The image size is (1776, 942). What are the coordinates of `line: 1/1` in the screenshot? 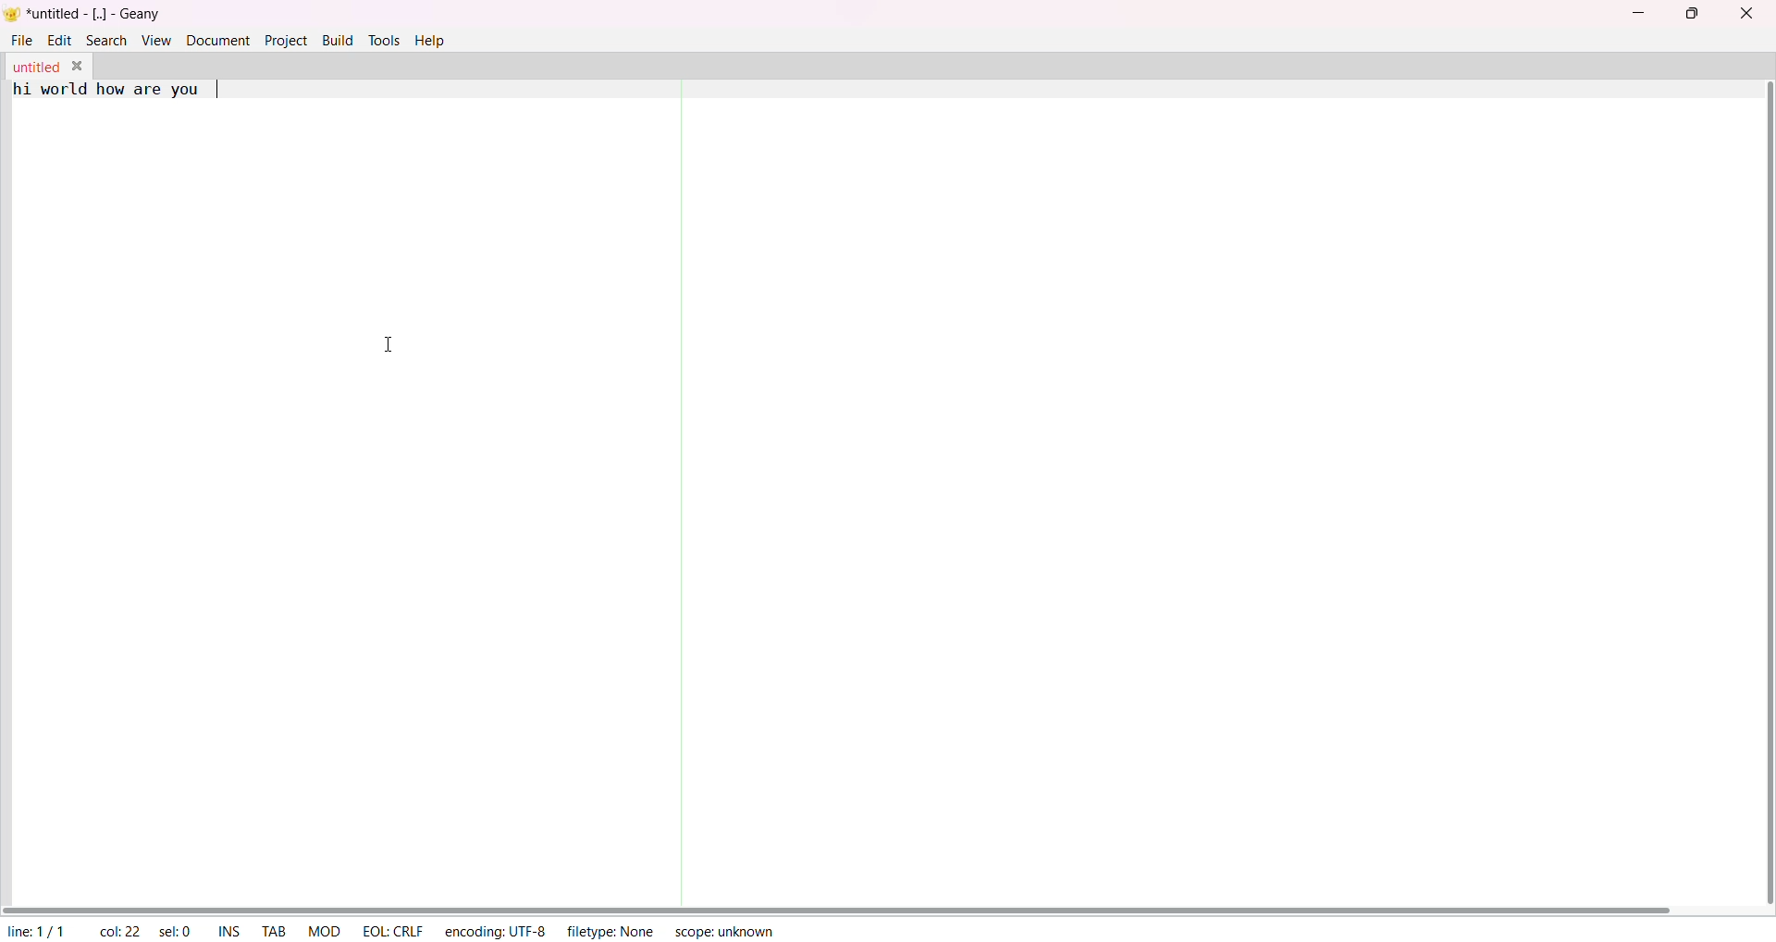 It's located at (37, 931).